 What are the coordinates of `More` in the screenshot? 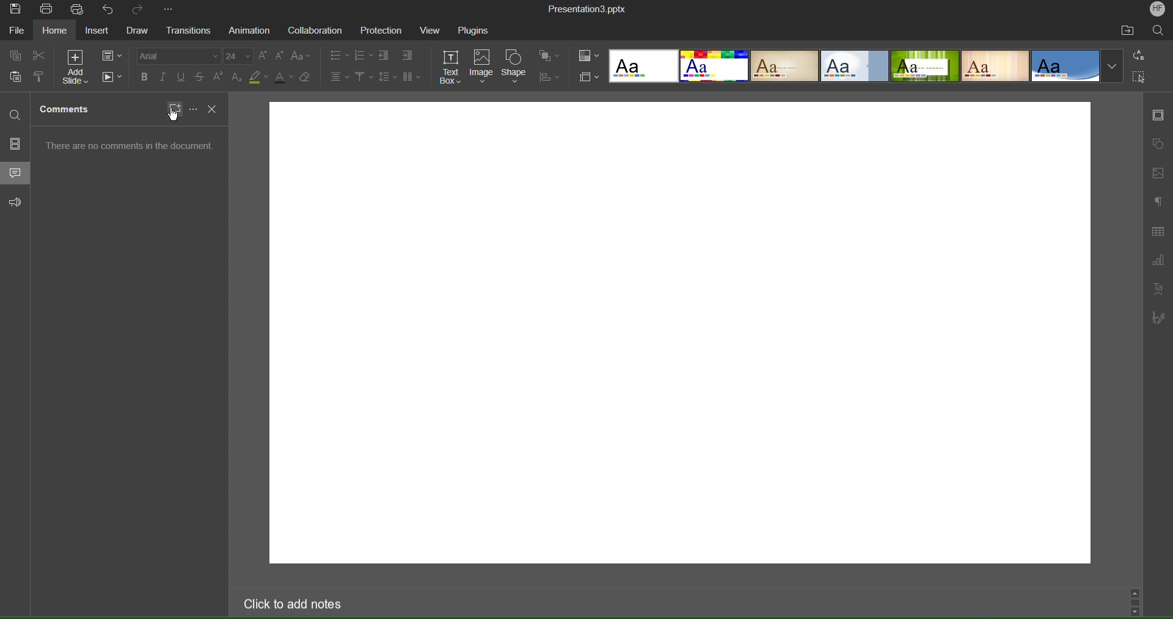 It's located at (167, 10).